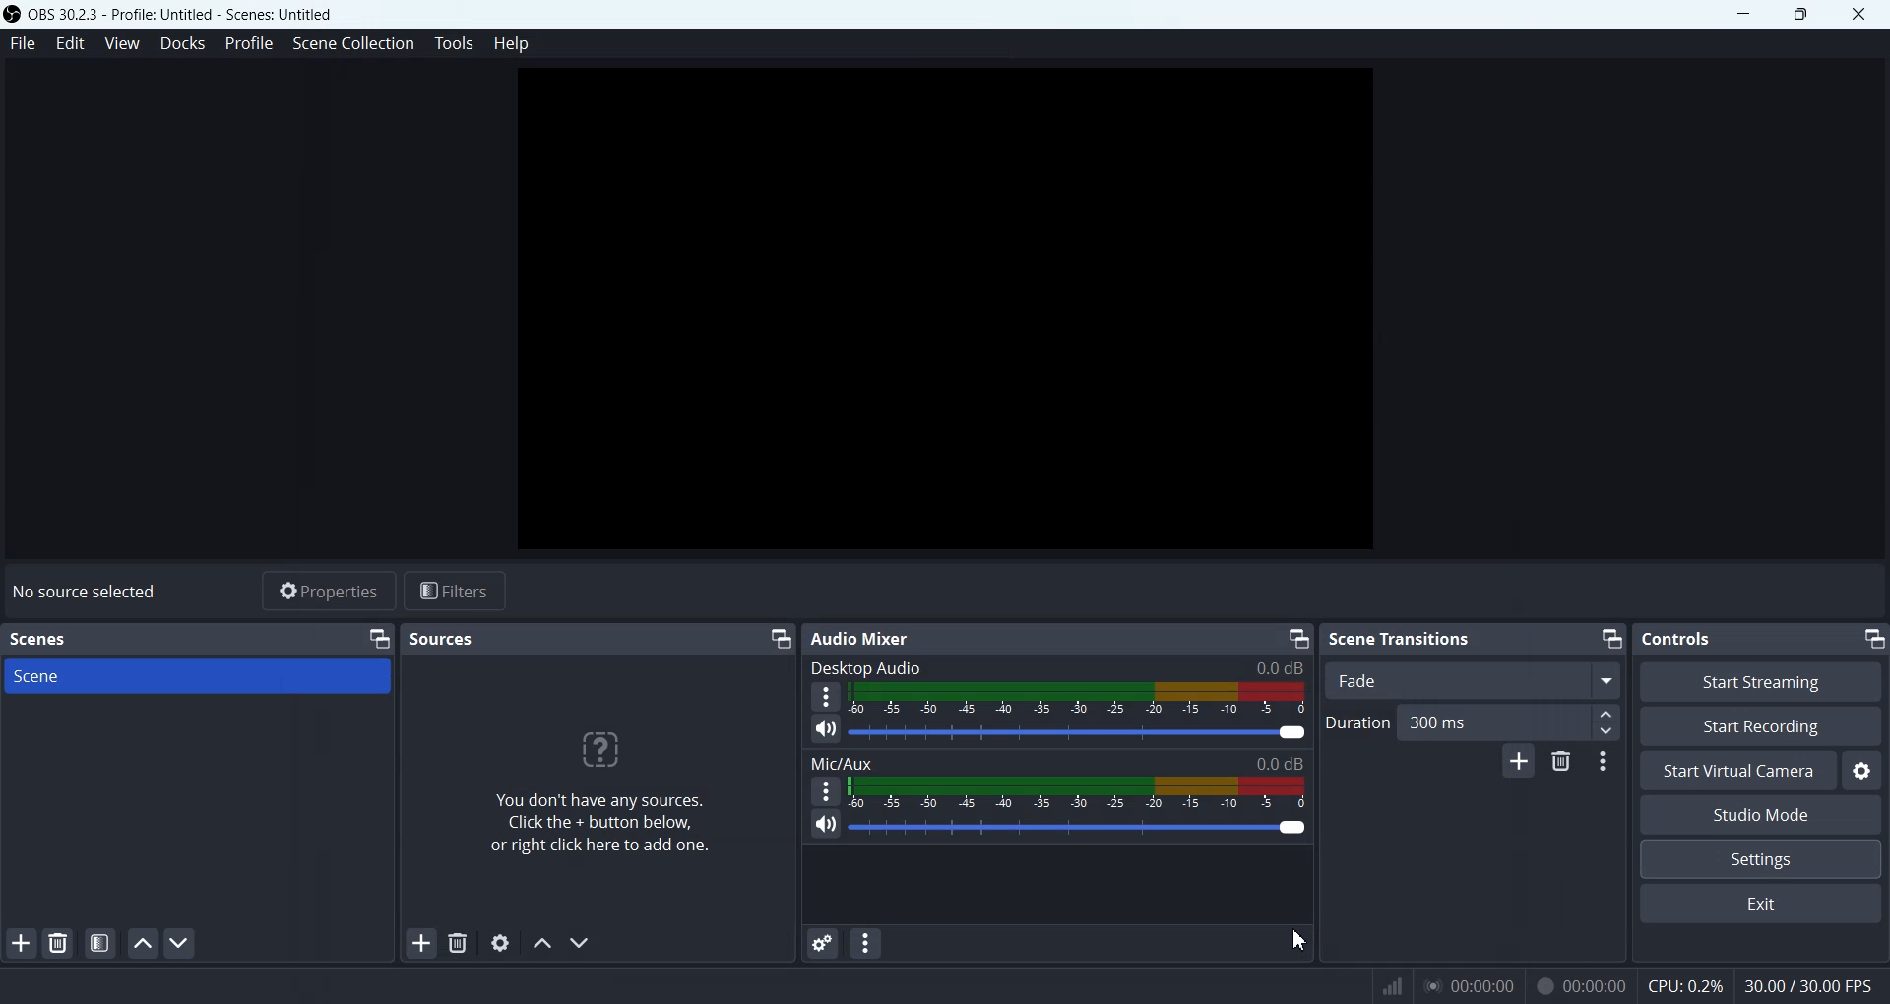 The image size is (1890, 1004). I want to click on Volume Adjuster, so click(1082, 733).